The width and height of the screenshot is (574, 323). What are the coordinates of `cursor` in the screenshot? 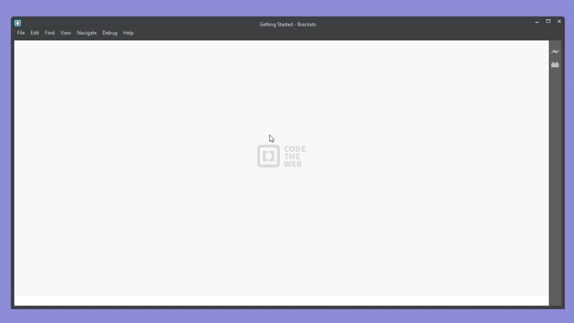 It's located at (272, 138).